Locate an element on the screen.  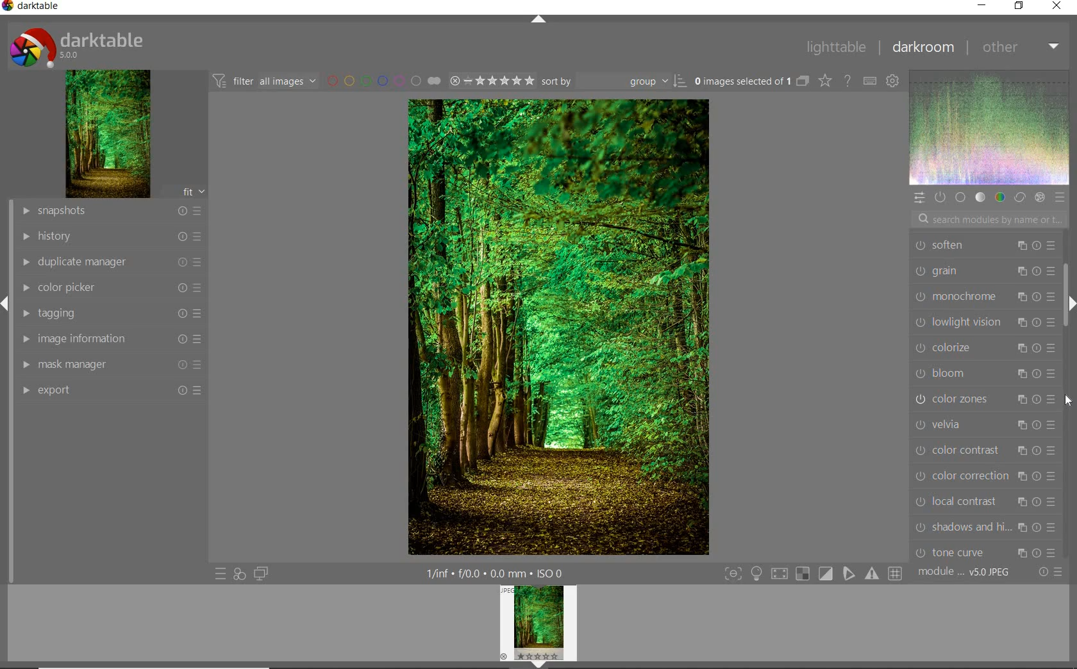
soften is located at coordinates (984, 245).